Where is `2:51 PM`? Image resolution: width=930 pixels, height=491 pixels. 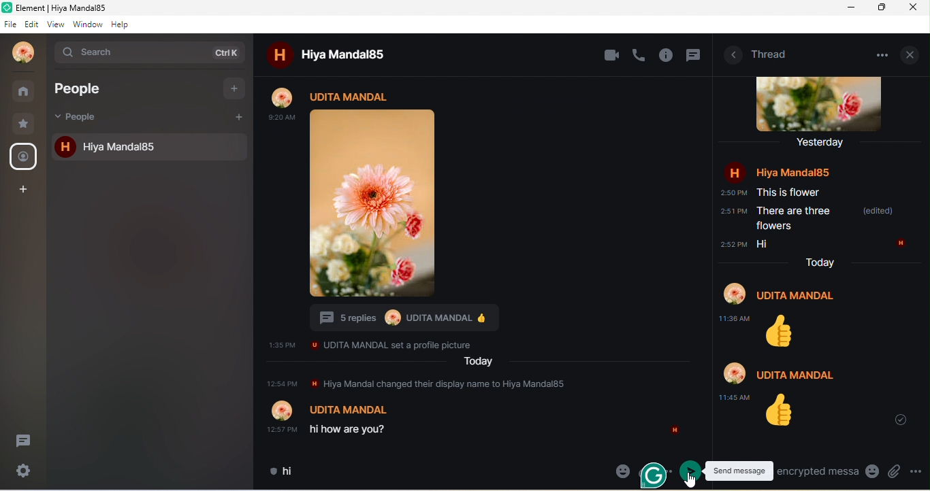 2:51 PM is located at coordinates (732, 211).